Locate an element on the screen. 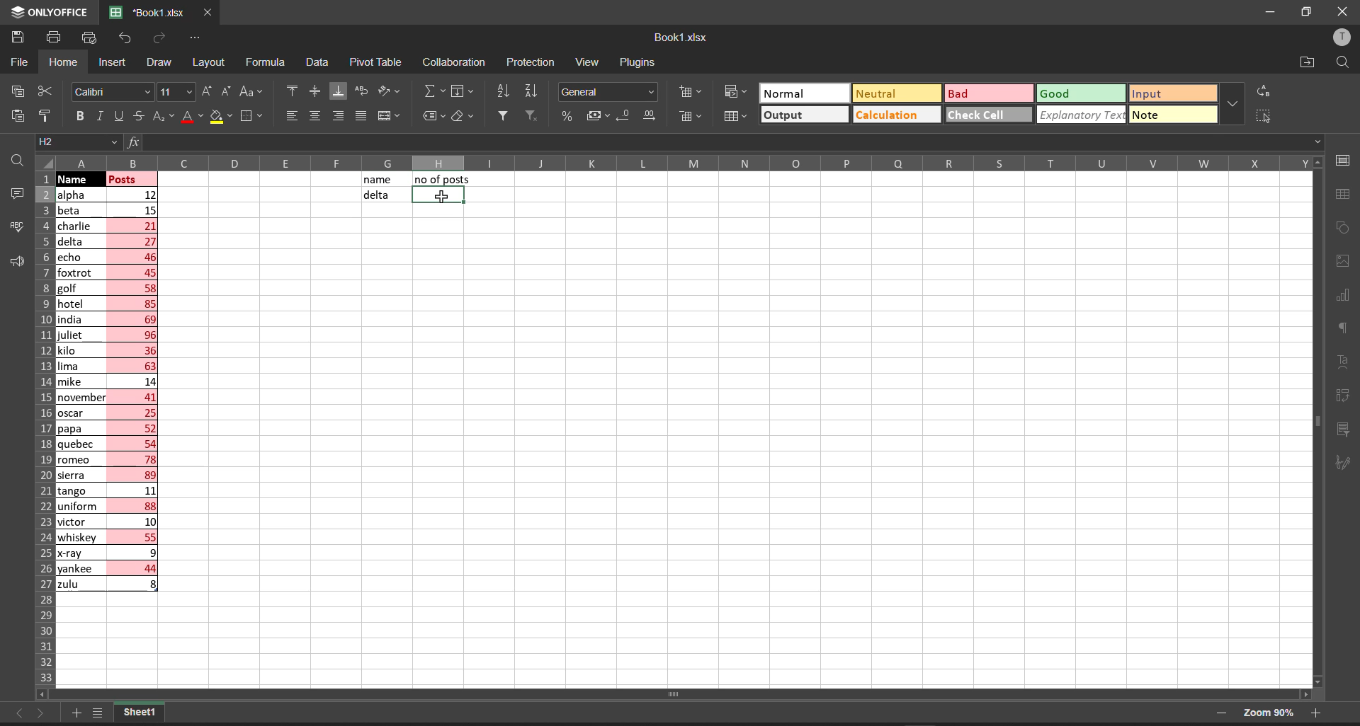 The image size is (1360, 726). 'Book1.xlsx is located at coordinates (144, 13).